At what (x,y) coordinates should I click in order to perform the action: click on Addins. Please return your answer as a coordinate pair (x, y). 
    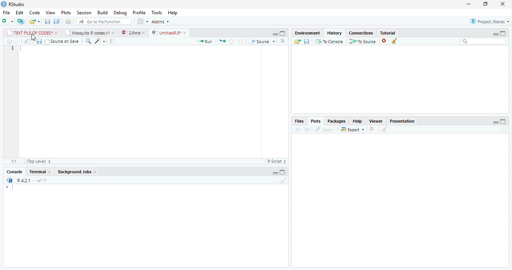
    Looking at the image, I should click on (160, 22).